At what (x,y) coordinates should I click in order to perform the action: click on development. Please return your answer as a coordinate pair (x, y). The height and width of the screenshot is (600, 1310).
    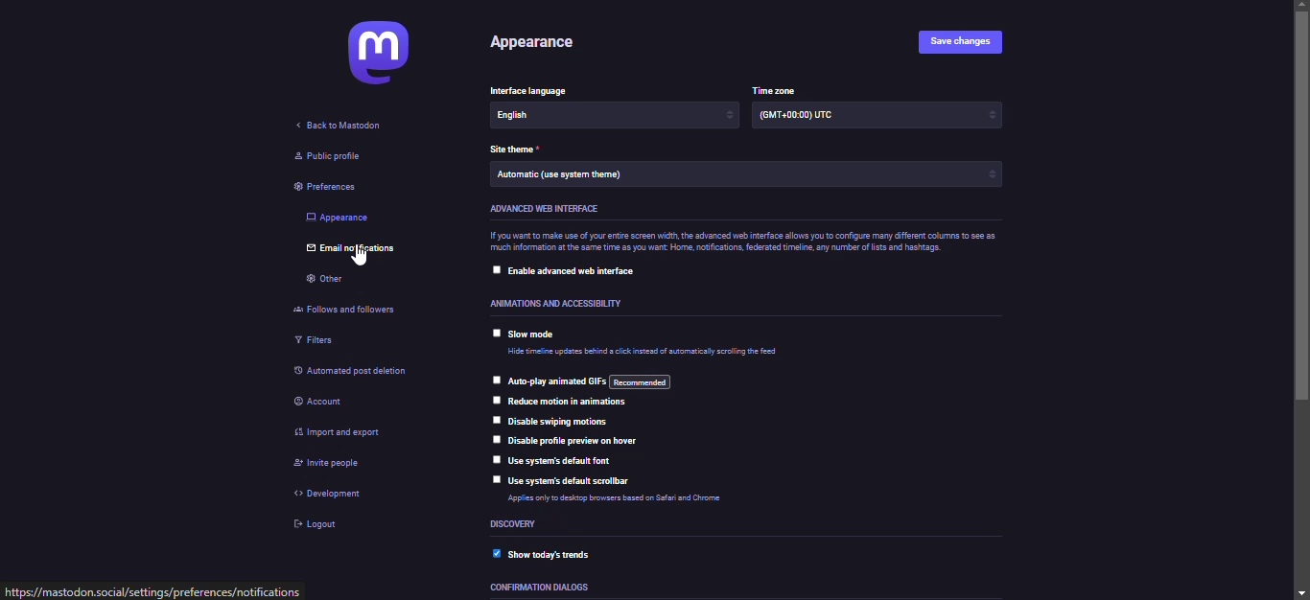
    Looking at the image, I should click on (323, 494).